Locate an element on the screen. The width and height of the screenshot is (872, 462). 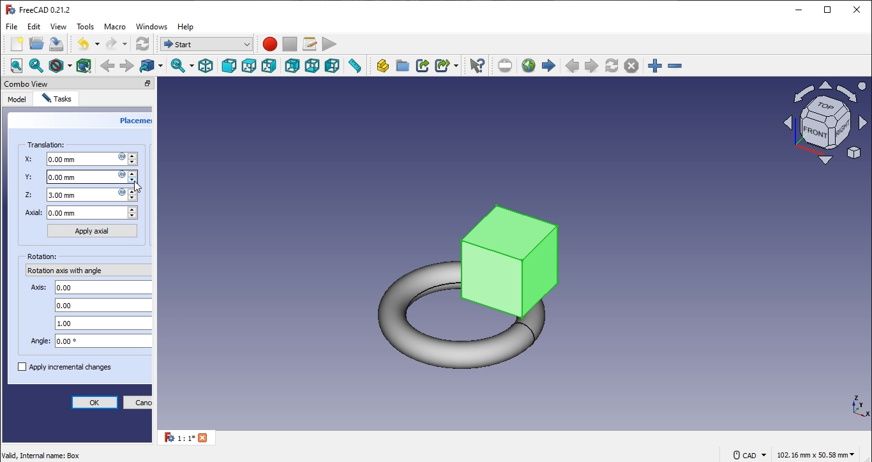
front is located at coordinates (228, 65).